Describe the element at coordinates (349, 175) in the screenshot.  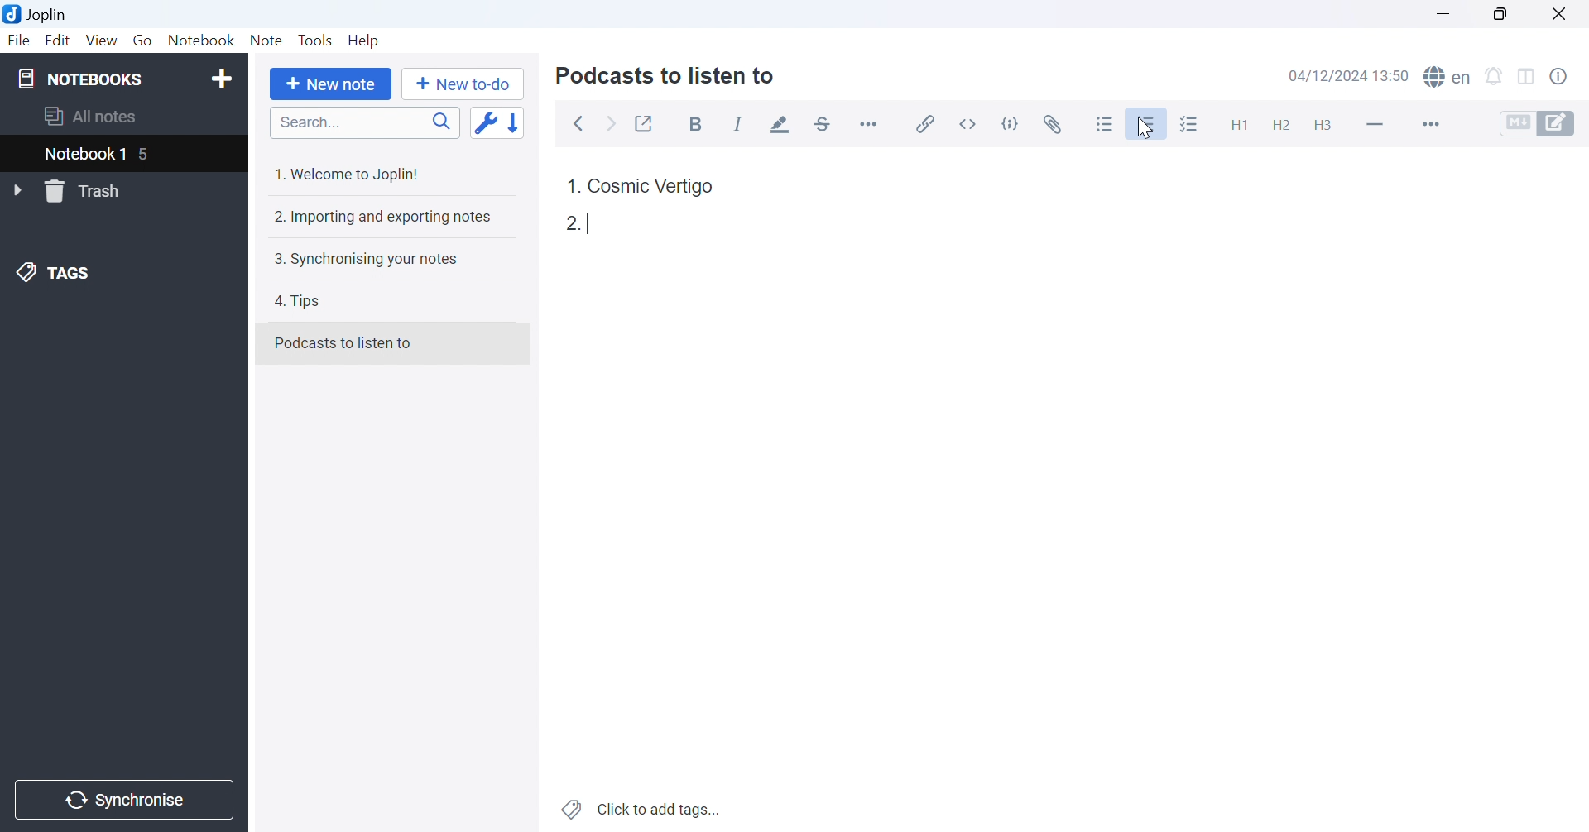
I see `1. Welcome to Joplin!` at that location.